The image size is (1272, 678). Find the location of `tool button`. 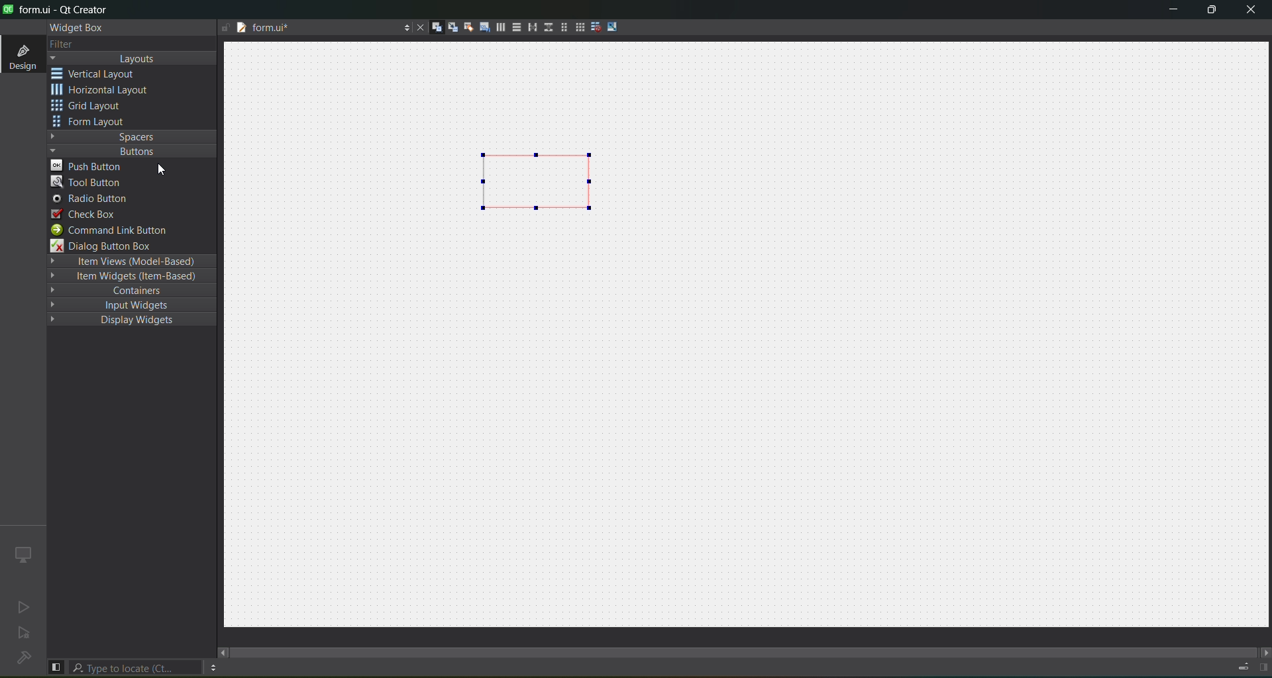

tool button is located at coordinates (87, 183).